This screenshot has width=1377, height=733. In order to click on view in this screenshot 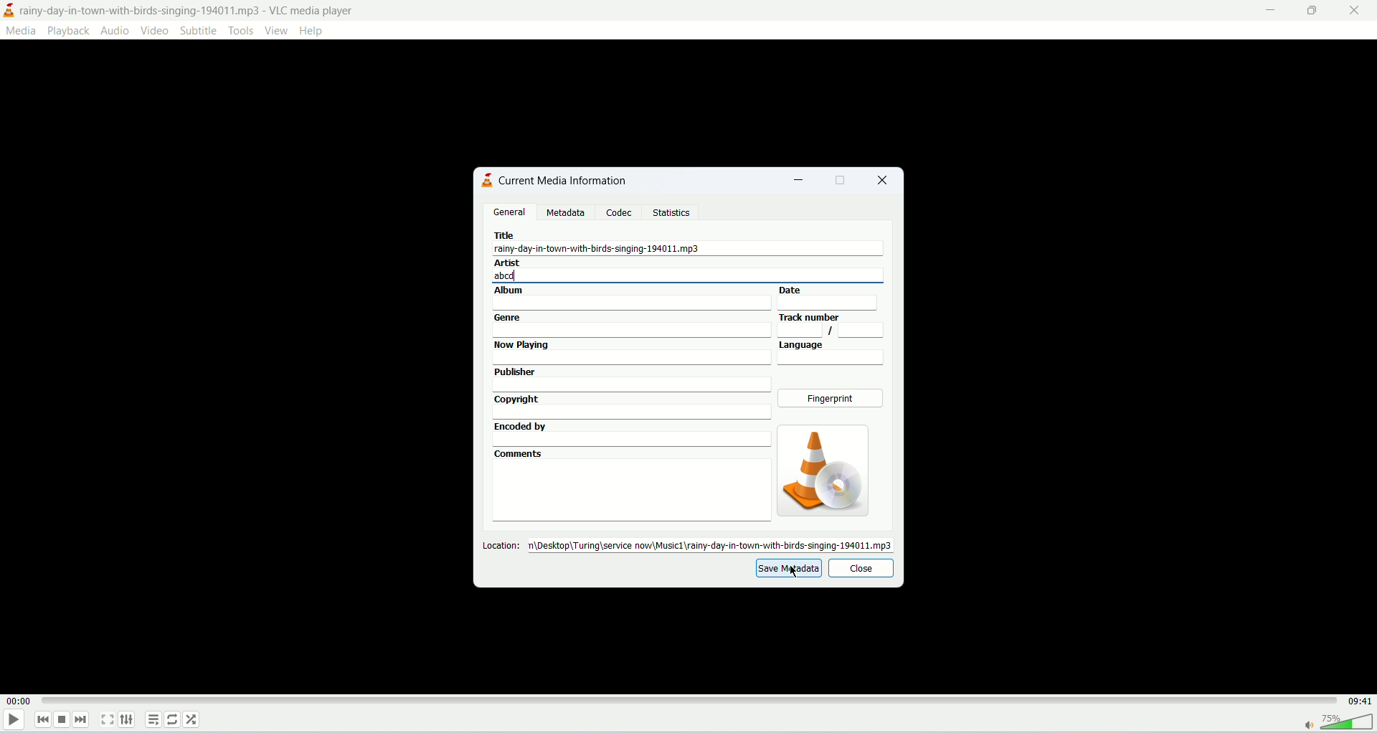, I will do `click(276, 30)`.